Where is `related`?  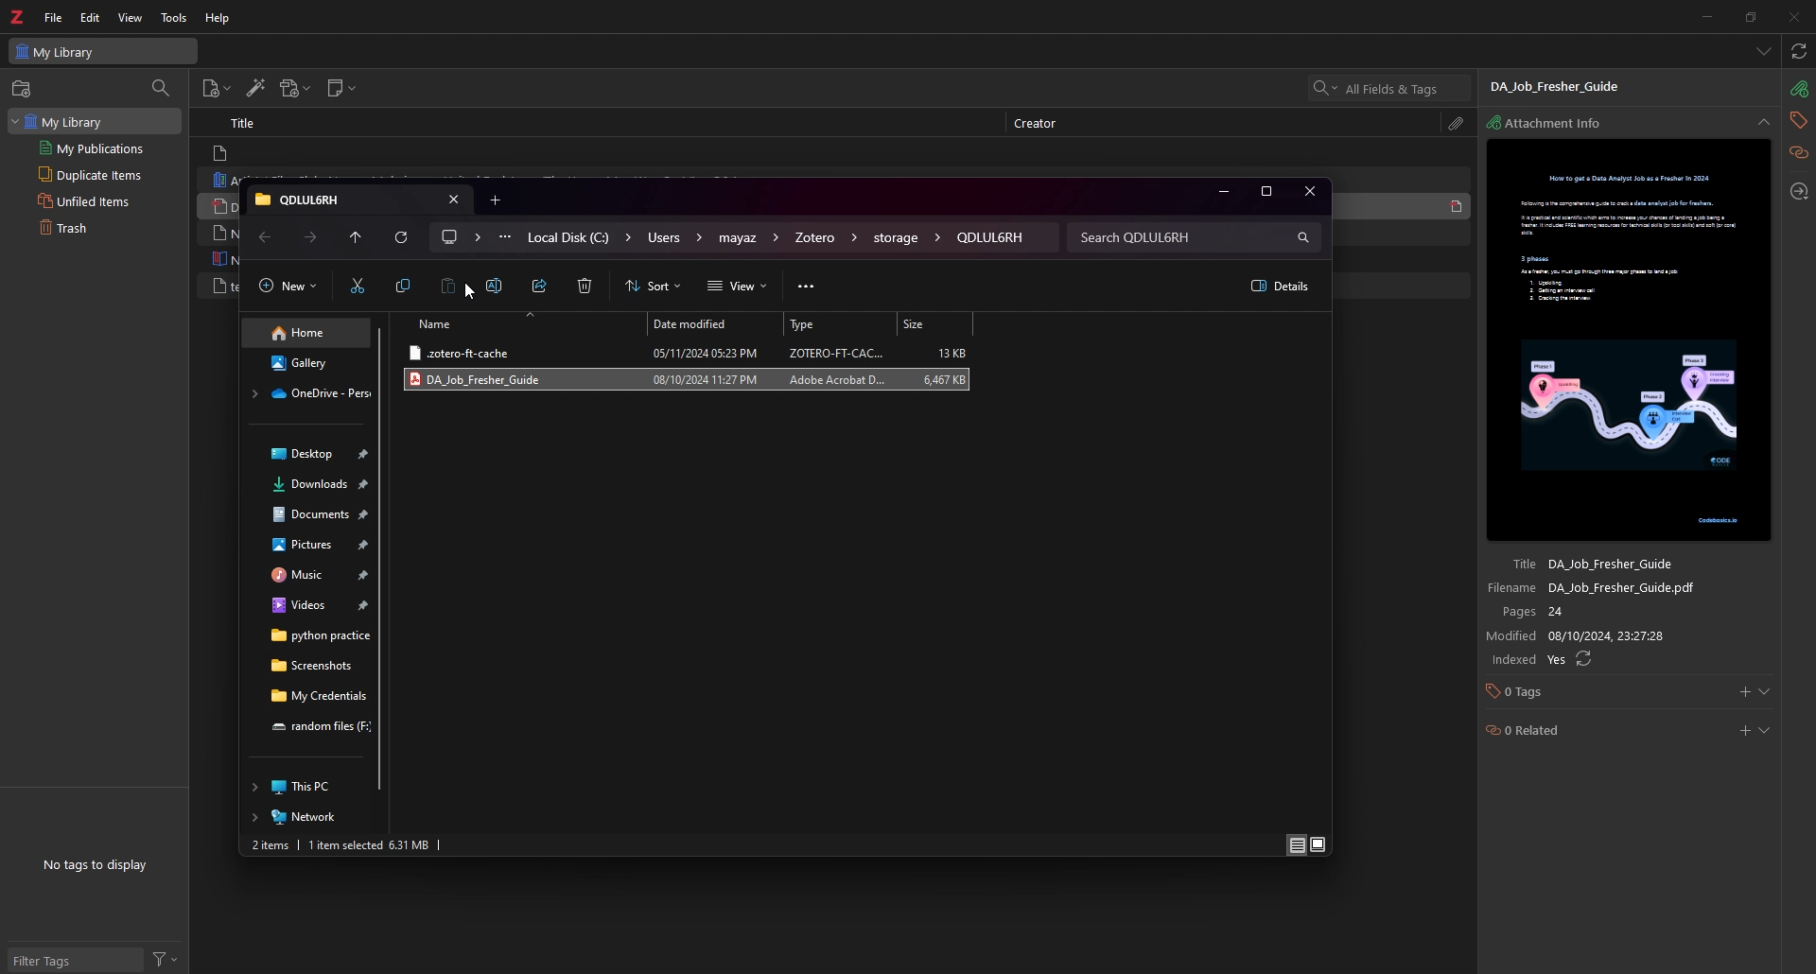
related is located at coordinates (1798, 152).